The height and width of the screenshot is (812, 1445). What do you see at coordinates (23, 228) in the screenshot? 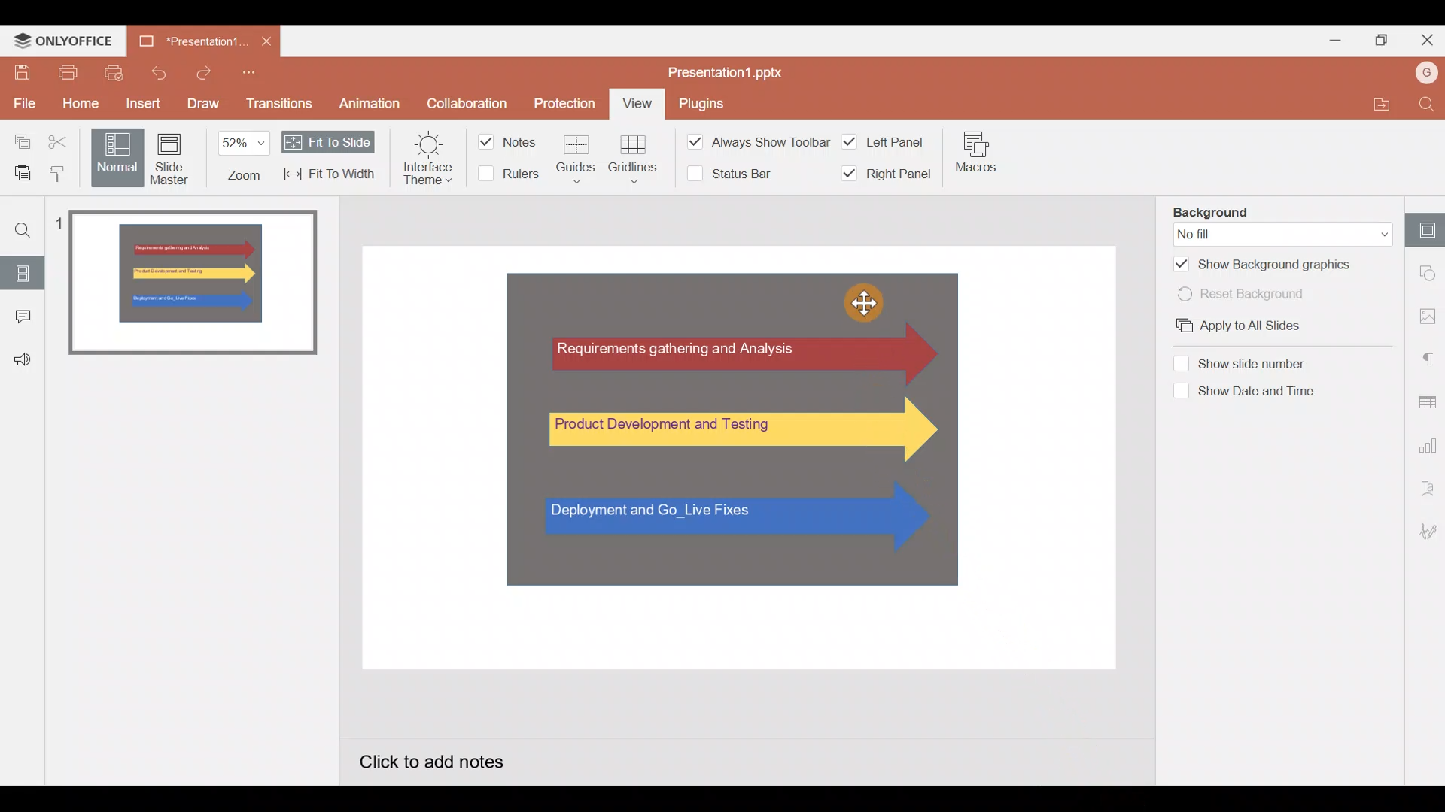
I see `Find` at bounding box center [23, 228].